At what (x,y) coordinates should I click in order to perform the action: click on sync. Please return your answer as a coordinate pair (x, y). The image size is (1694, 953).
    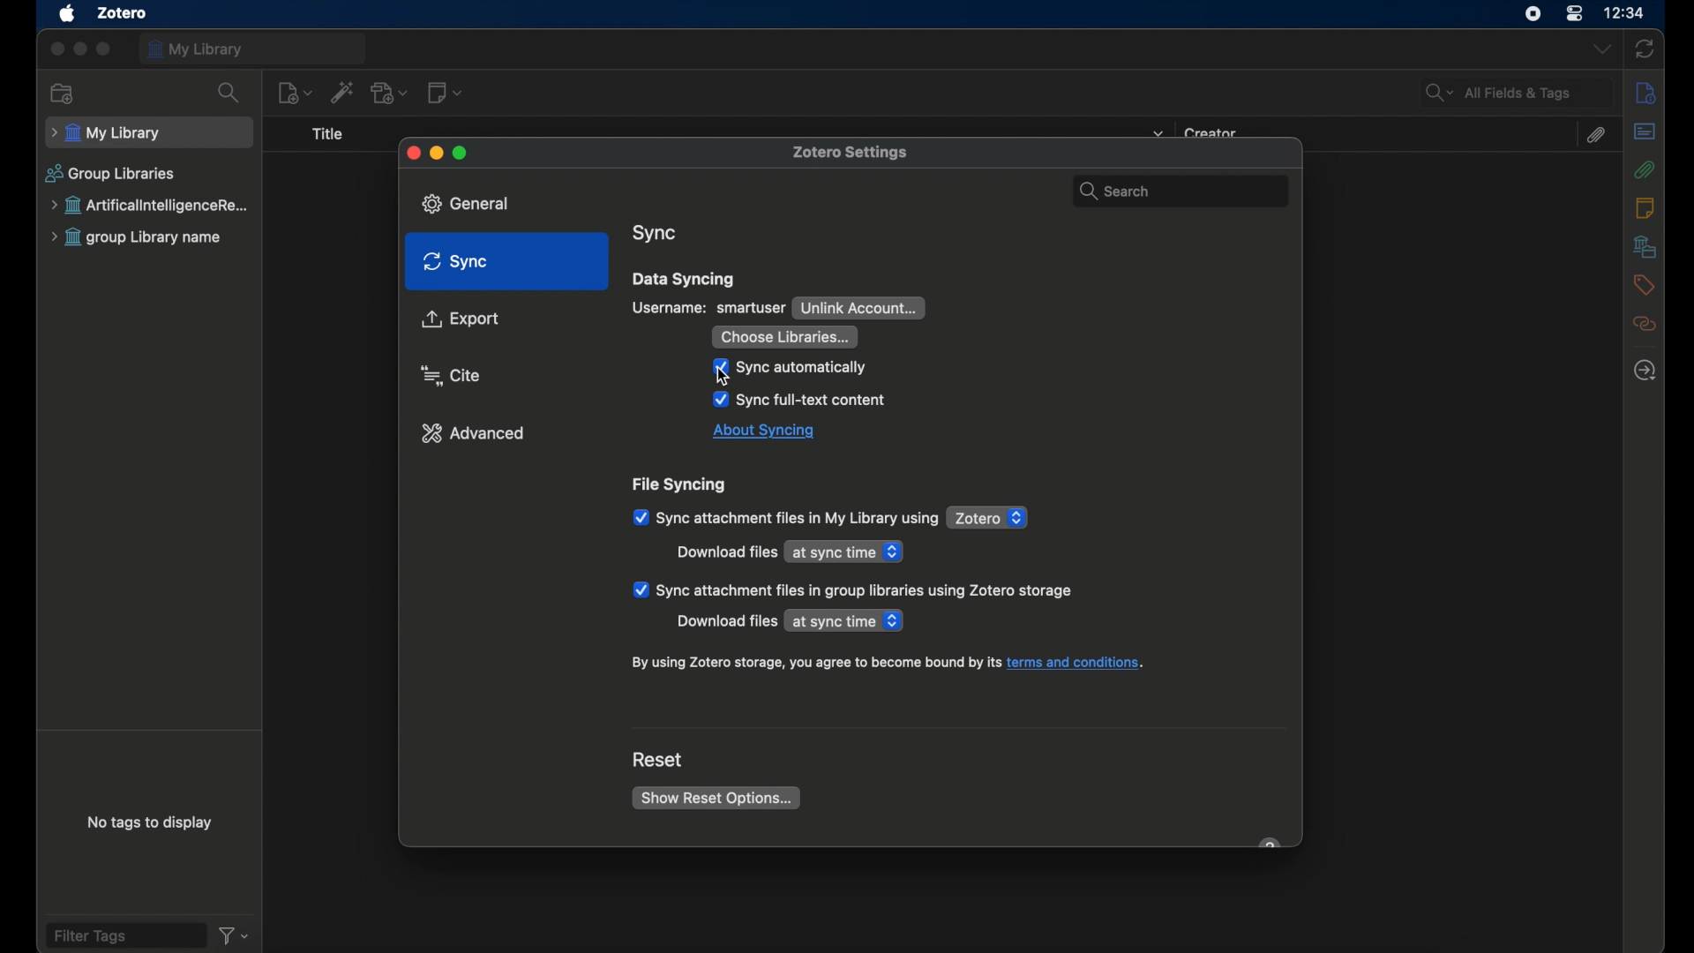
    Looking at the image, I should click on (1645, 49).